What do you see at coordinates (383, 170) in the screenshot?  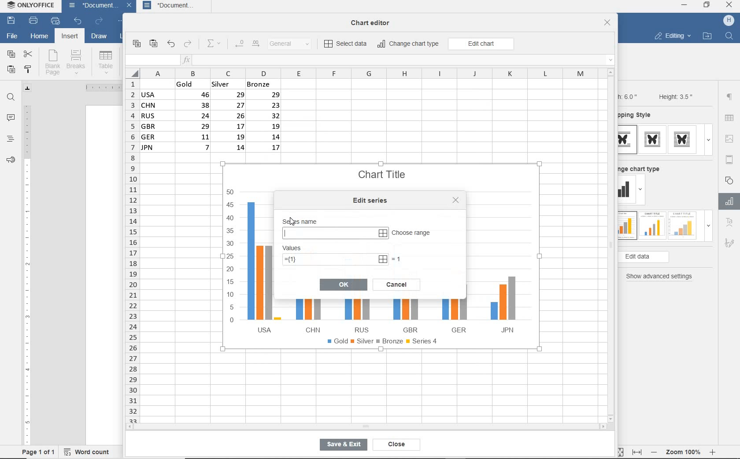 I see `Chart Title` at bounding box center [383, 170].